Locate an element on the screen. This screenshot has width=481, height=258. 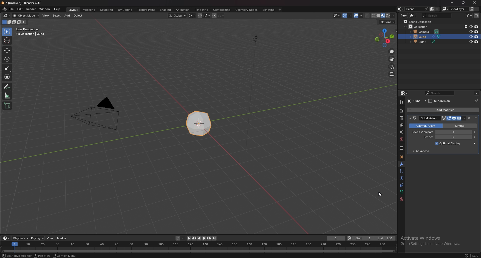
scripting is located at coordinates (268, 10).